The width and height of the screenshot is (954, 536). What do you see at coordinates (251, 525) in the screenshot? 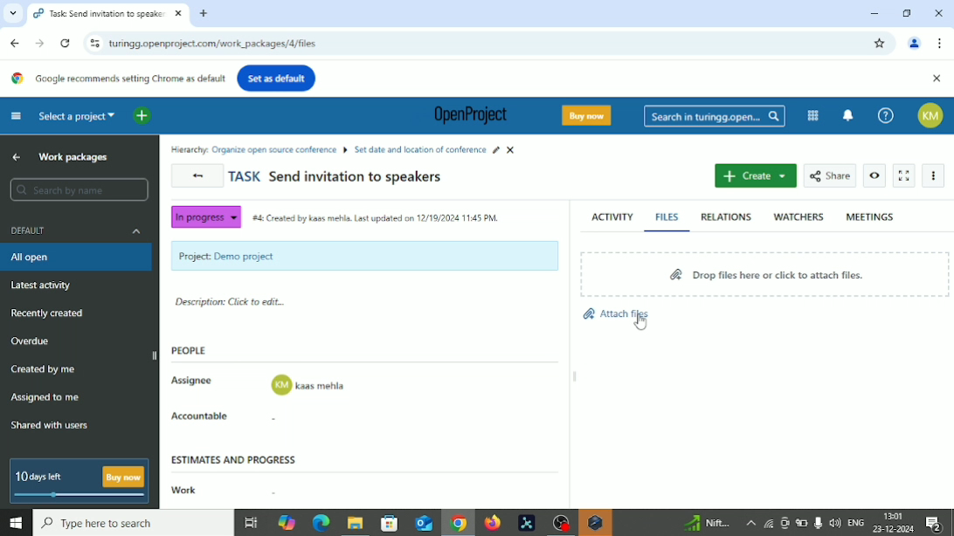
I see `Task view` at bounding box center [251, 525].